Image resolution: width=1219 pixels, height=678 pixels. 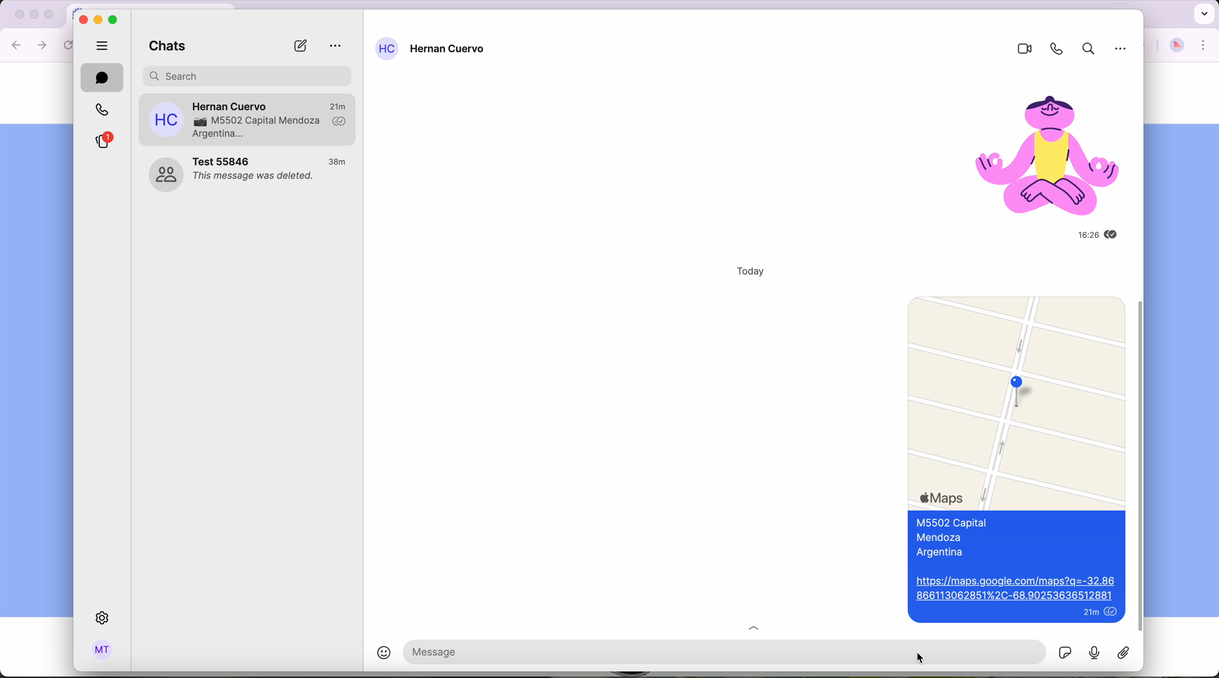 I want to click on message bar, so click(x=652, y=651).